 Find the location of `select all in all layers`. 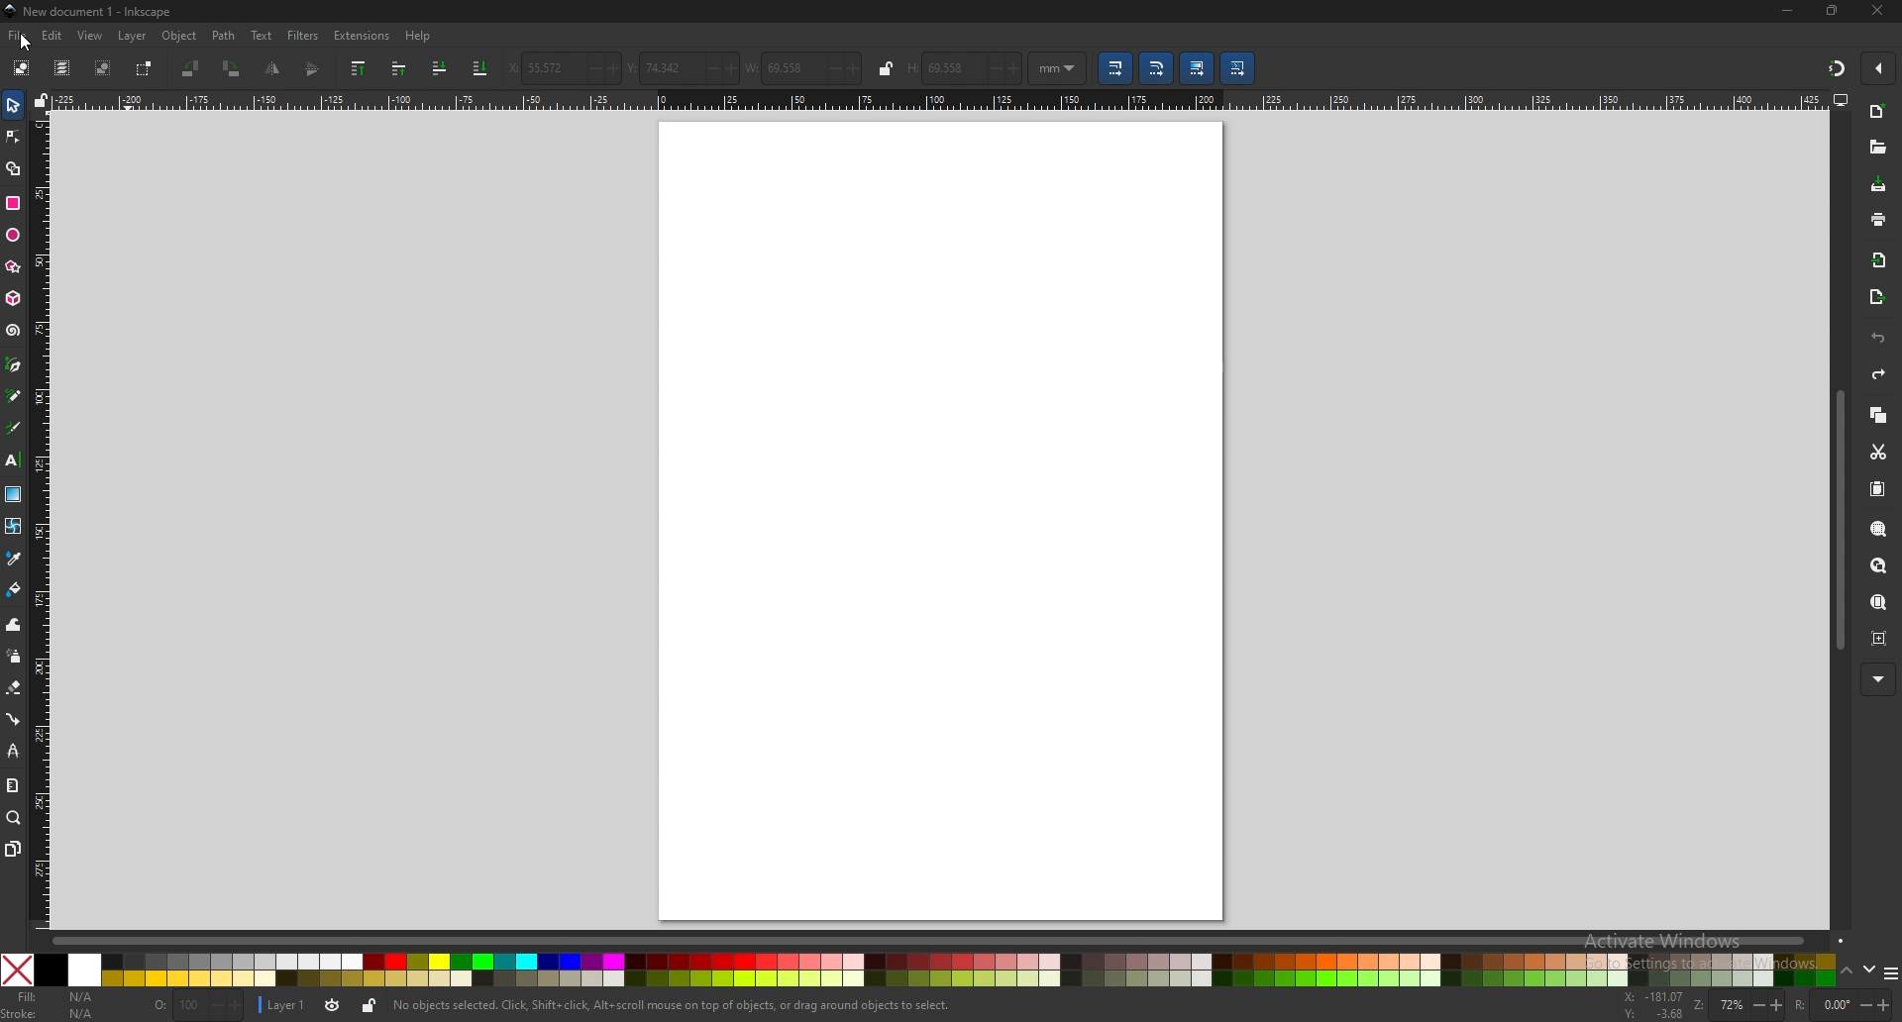

select all in all layers is located at coordinates (61, 68).